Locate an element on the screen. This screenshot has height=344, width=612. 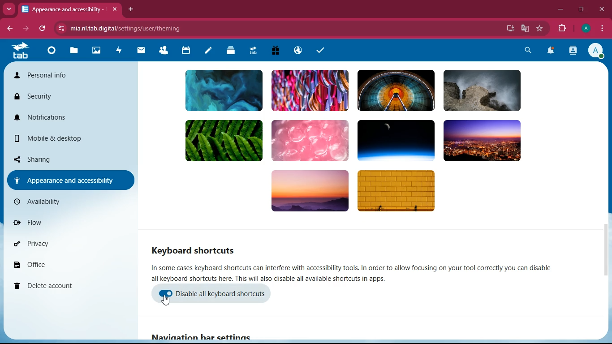
add tab is located at coordinates (131, 9).